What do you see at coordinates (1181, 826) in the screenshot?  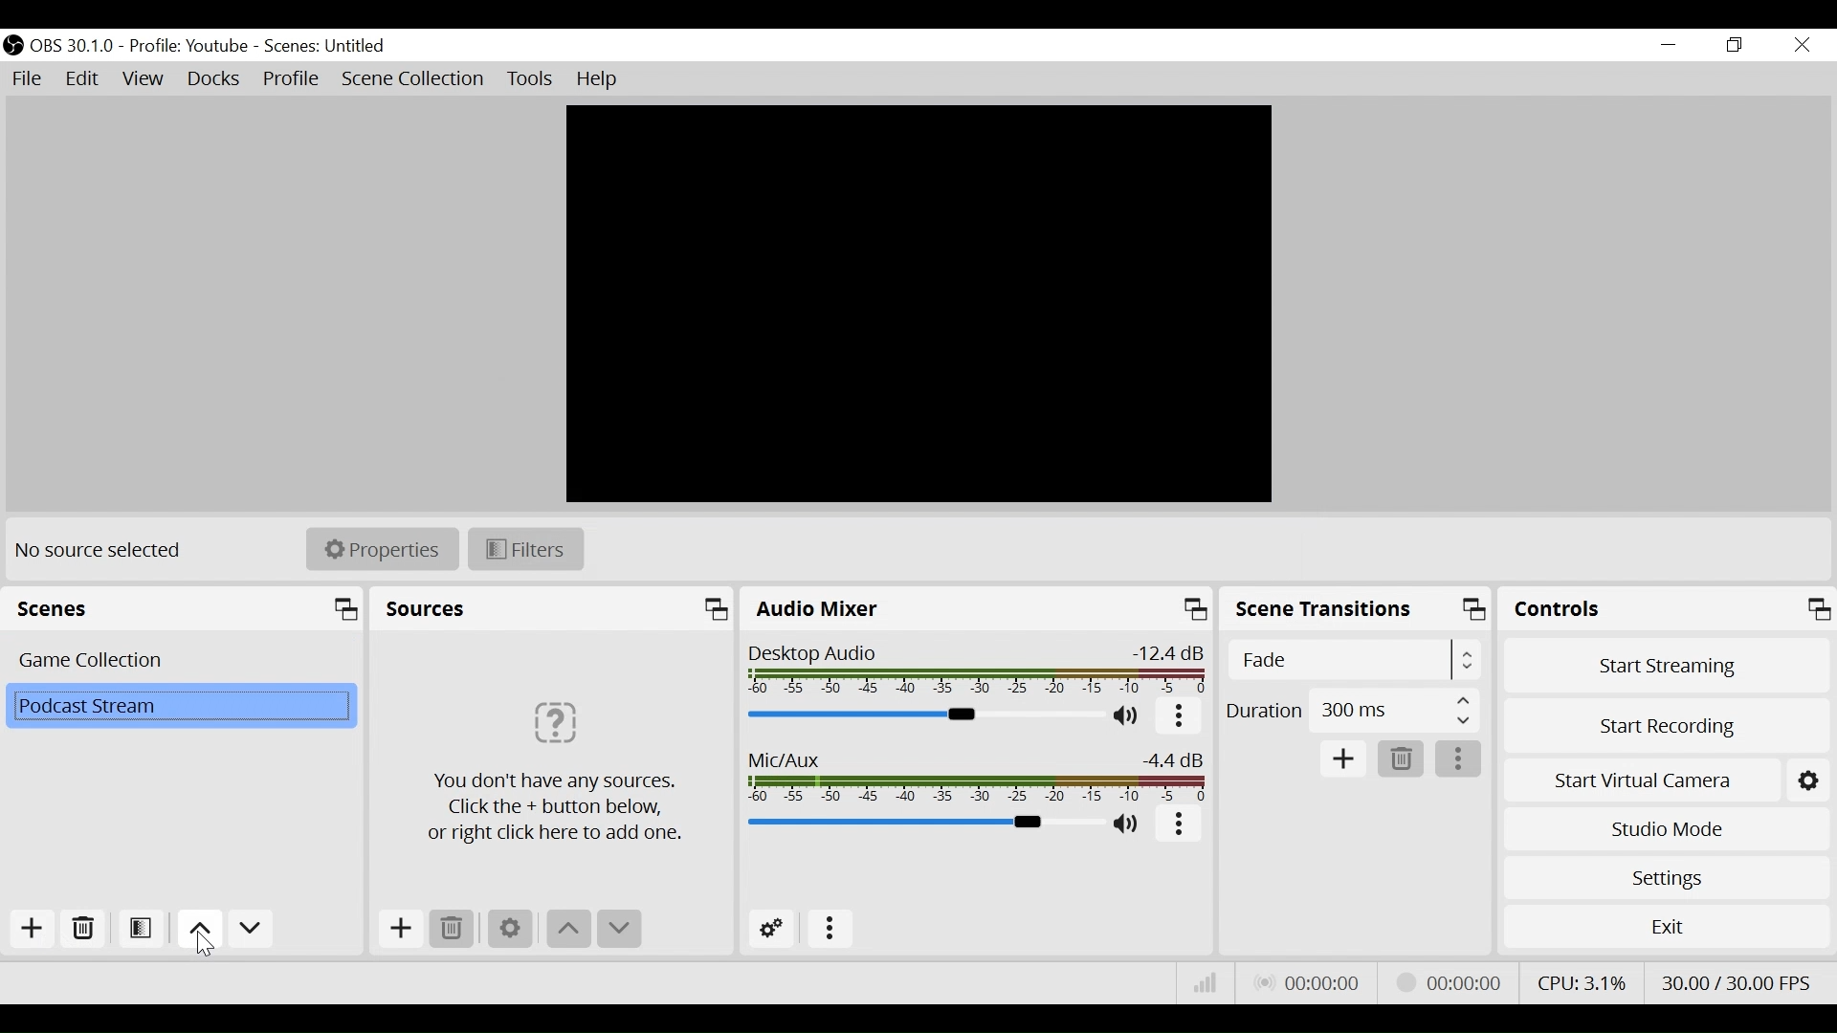 I see `more options` at bounding box center [1181, 826].